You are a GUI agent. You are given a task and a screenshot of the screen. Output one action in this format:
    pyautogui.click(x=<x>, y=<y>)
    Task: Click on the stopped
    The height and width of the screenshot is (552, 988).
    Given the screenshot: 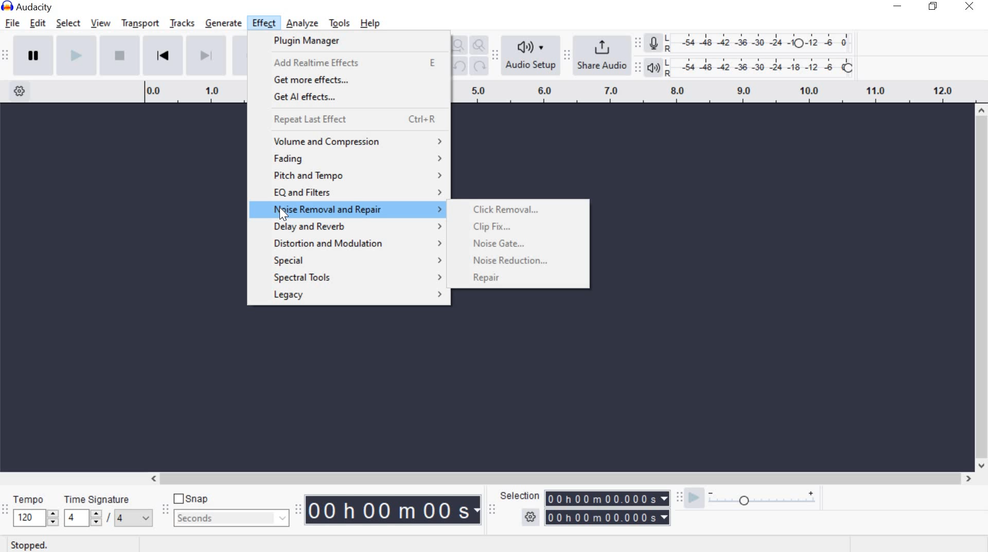 What is the action you would take?
    pyautogui.click(x=31, y=544)
    